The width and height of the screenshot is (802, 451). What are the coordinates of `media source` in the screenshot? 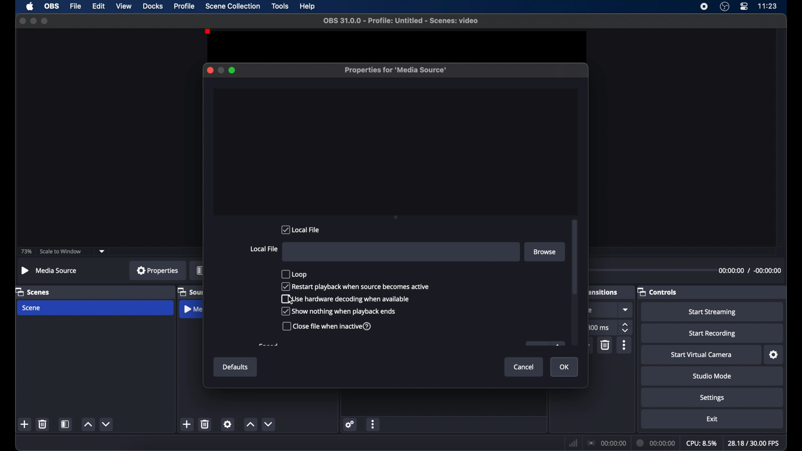 It's located at (193, 308).